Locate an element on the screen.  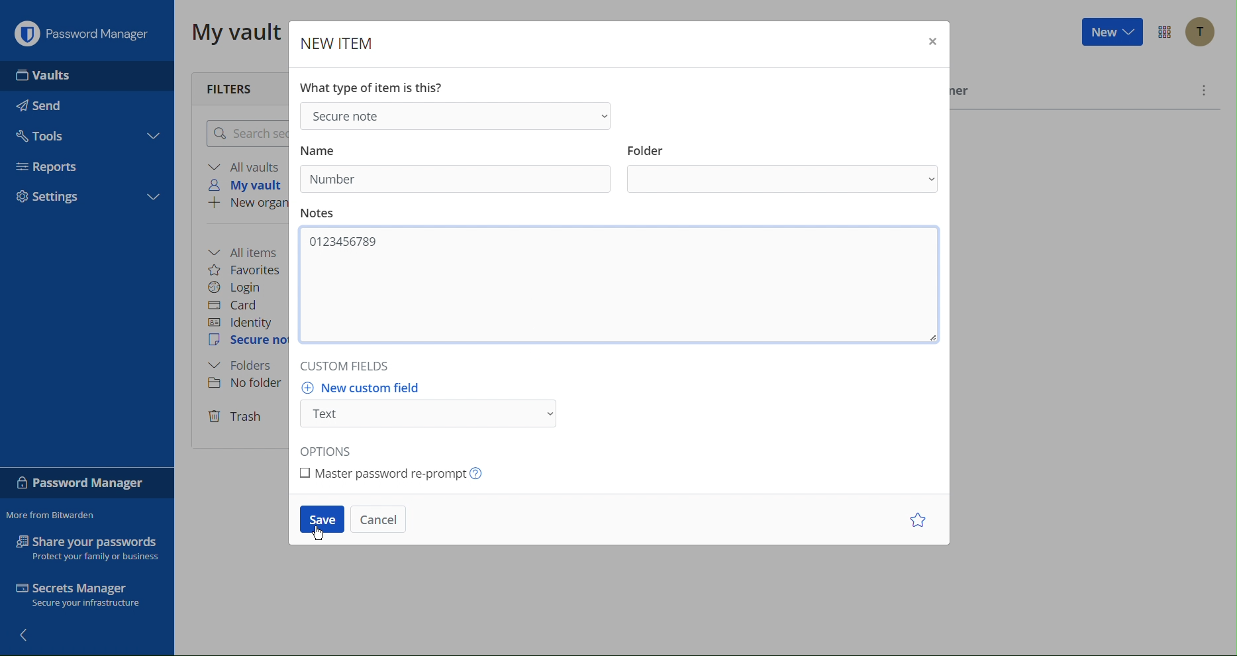
Account is located at coordinates (1199, 32).